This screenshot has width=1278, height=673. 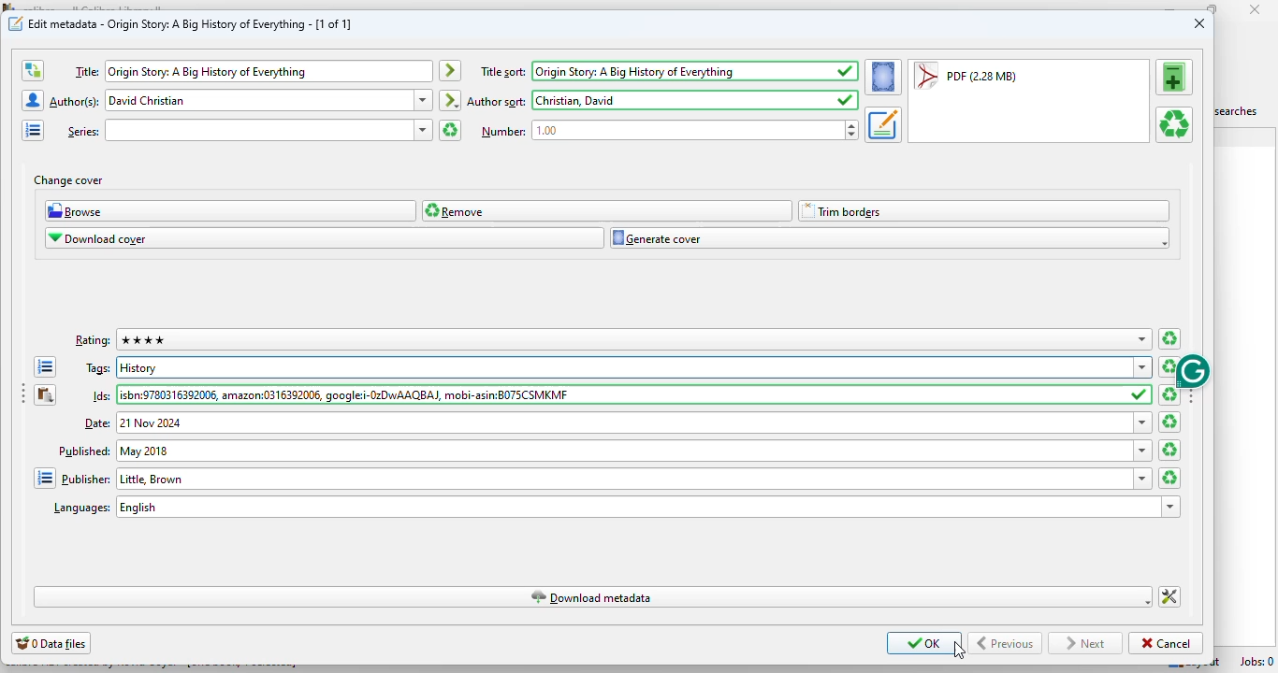 I want to click on set the metadate for the book from the current format, so click(x=882, y=124).